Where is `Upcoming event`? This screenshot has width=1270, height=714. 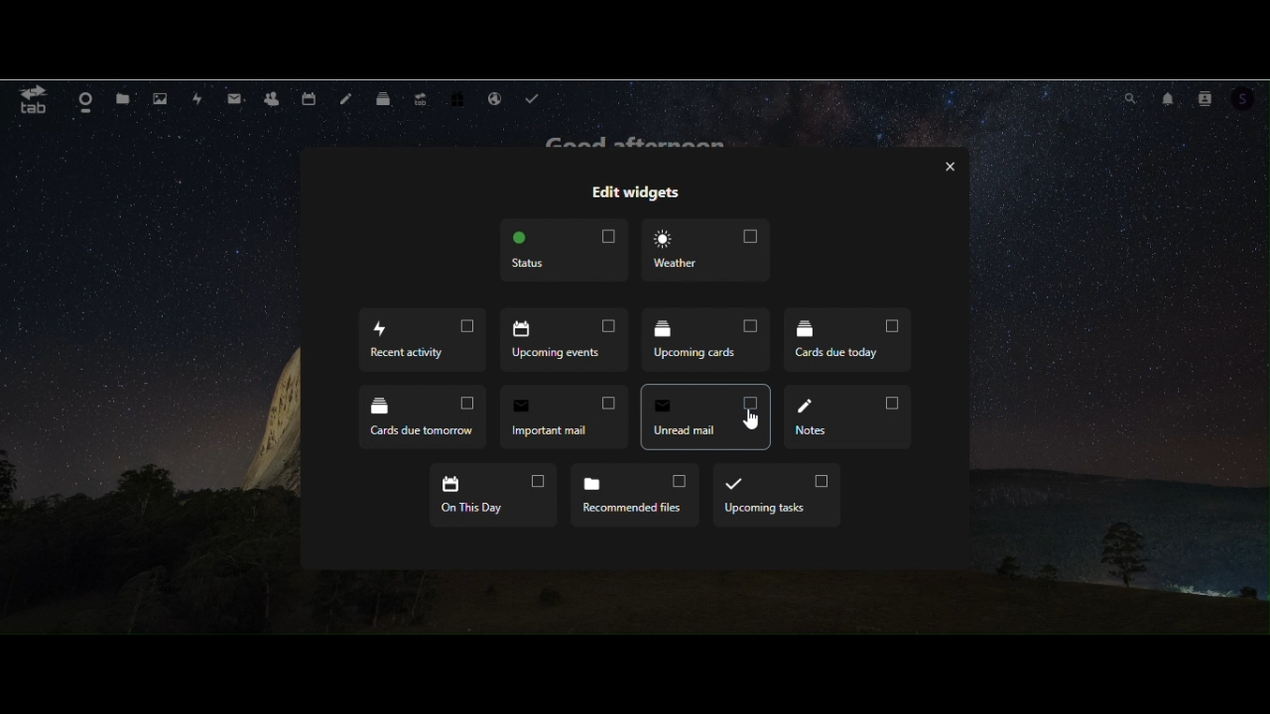
Upcoming event is located at coordinates (564, 339).